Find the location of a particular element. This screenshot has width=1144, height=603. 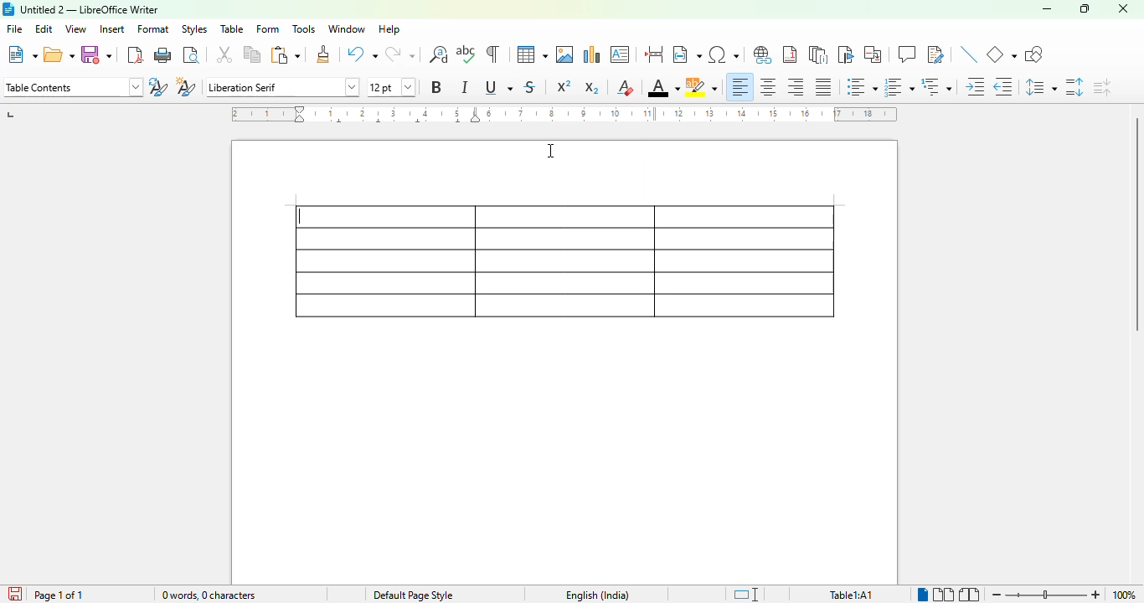

book view is located at coordinates (970, 595).